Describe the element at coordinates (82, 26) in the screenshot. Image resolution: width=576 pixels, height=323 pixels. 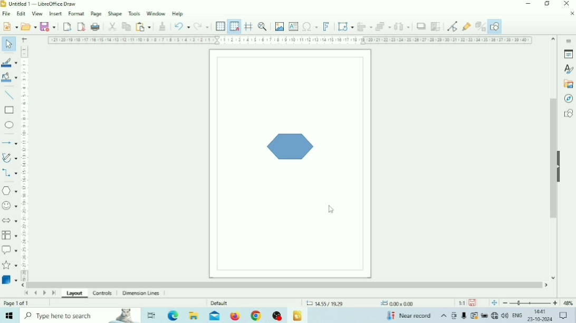
I see `Export directly as PDF` at that location.